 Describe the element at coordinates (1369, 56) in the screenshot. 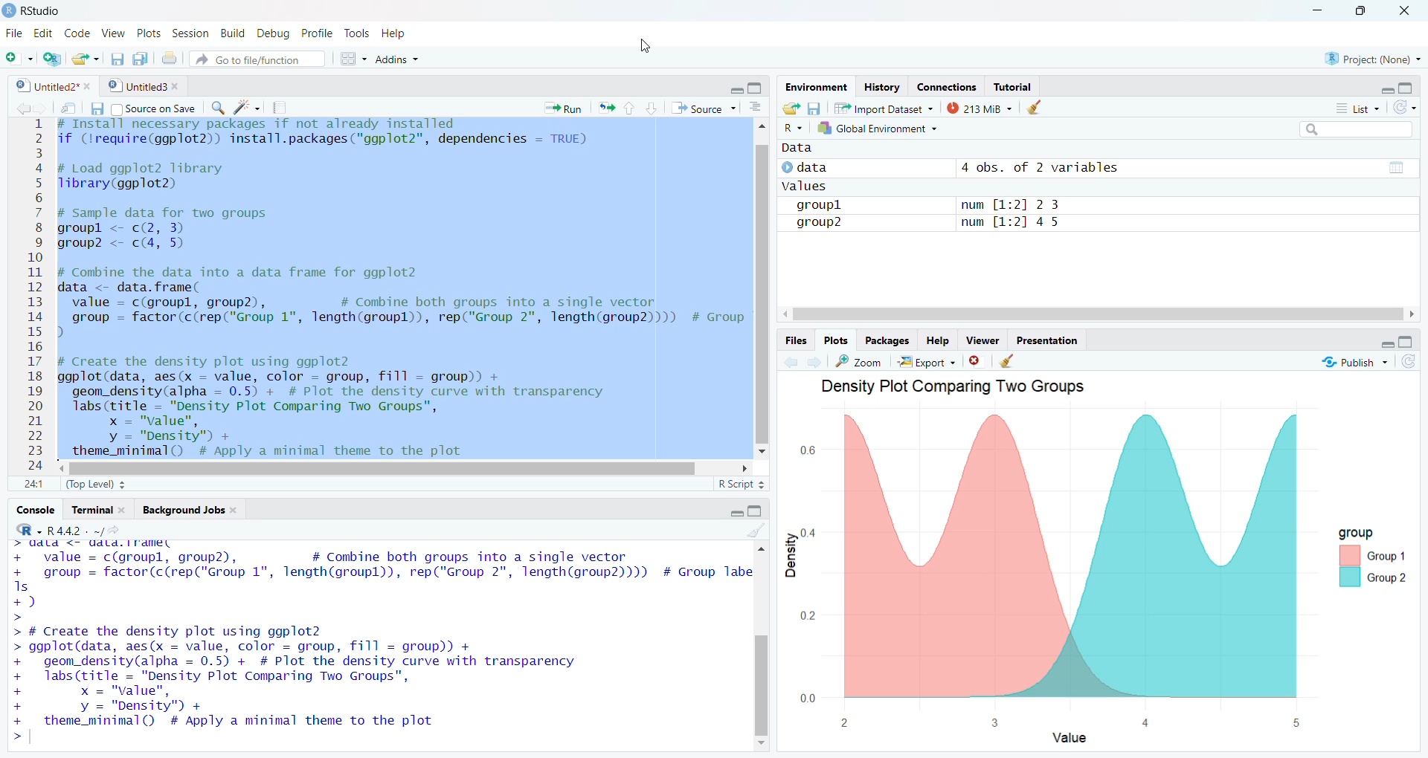

I see `project none` at that location.